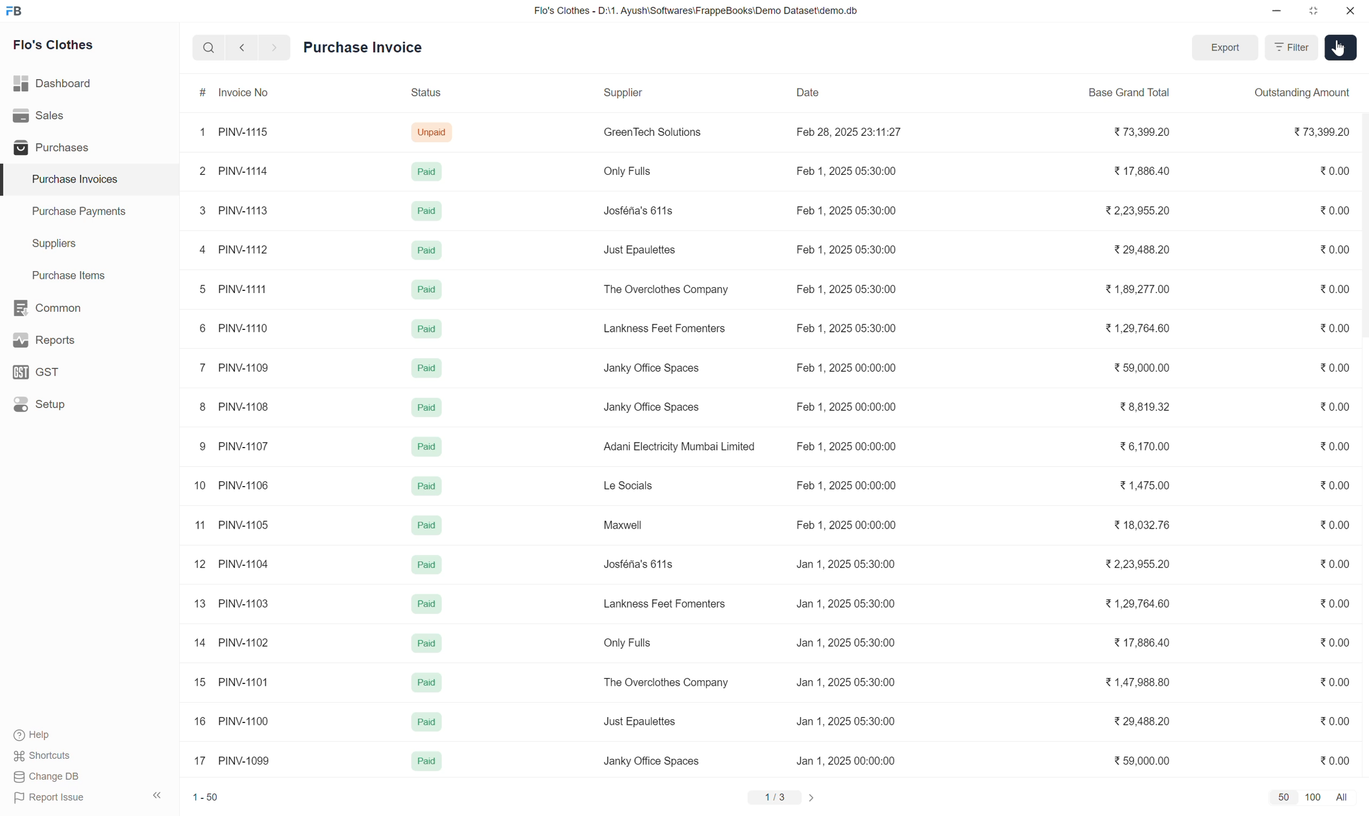 This screenshot has width=1369, height=816. Describe the element at coordinates (200, 720) in the screenshot. I see `16` at that location.